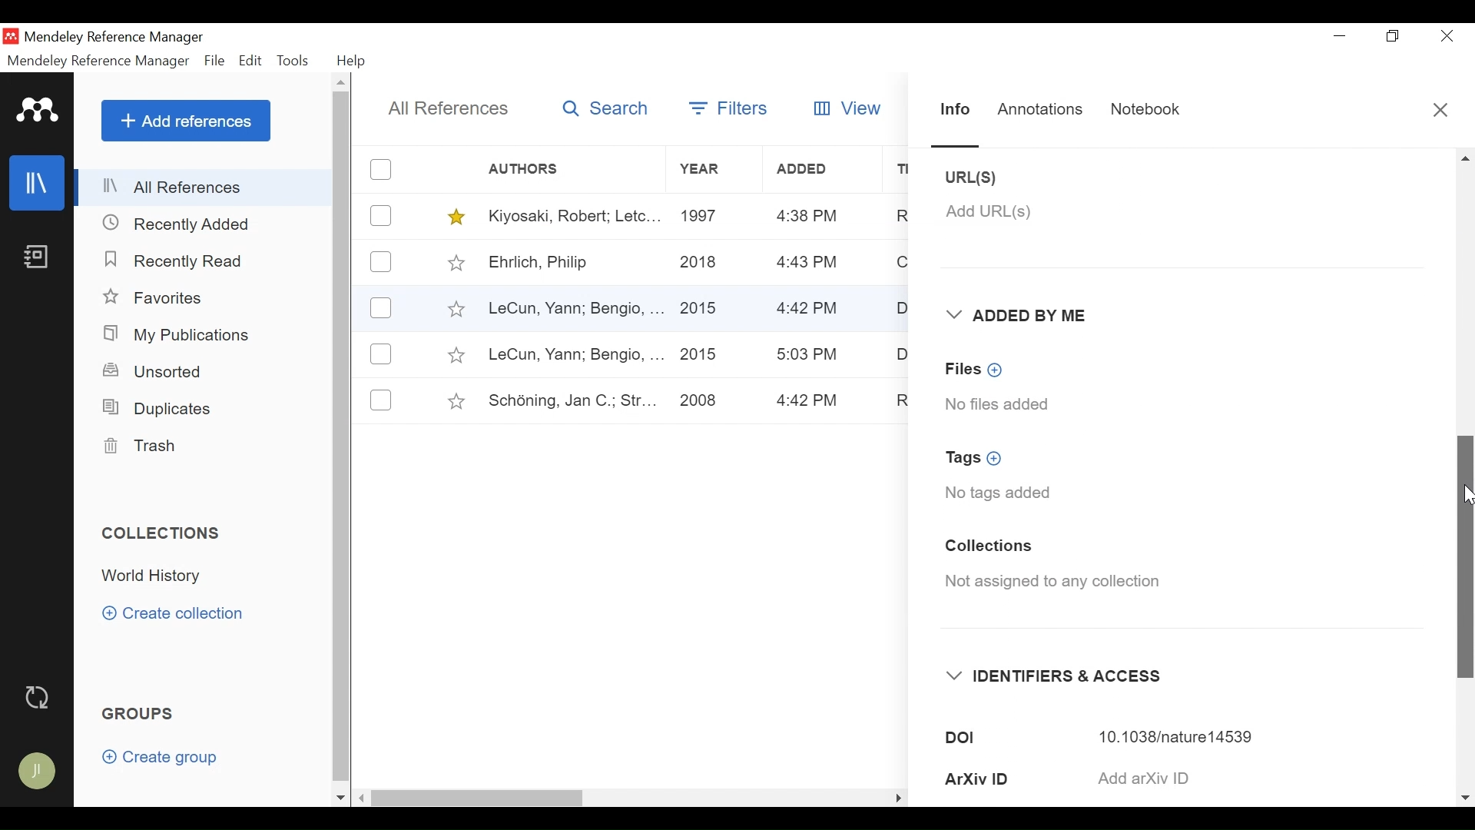 Image resolution: width=1475 pixels, height=830 pixels. Describe the element at coordinates (573, 264) in the screenshot. I see `Ehrlich, Philip` at that location.